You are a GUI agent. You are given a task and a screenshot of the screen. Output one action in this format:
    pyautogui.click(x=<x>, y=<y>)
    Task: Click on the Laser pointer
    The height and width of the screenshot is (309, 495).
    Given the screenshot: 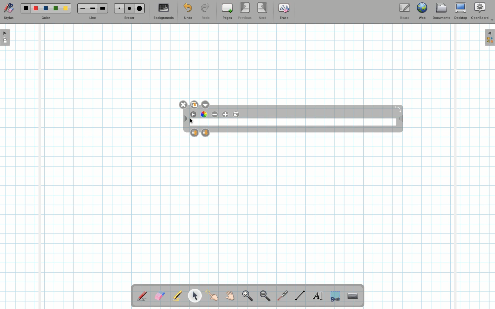 What is the action you would take?
    pyautogui.click(x=281, y=296)
    